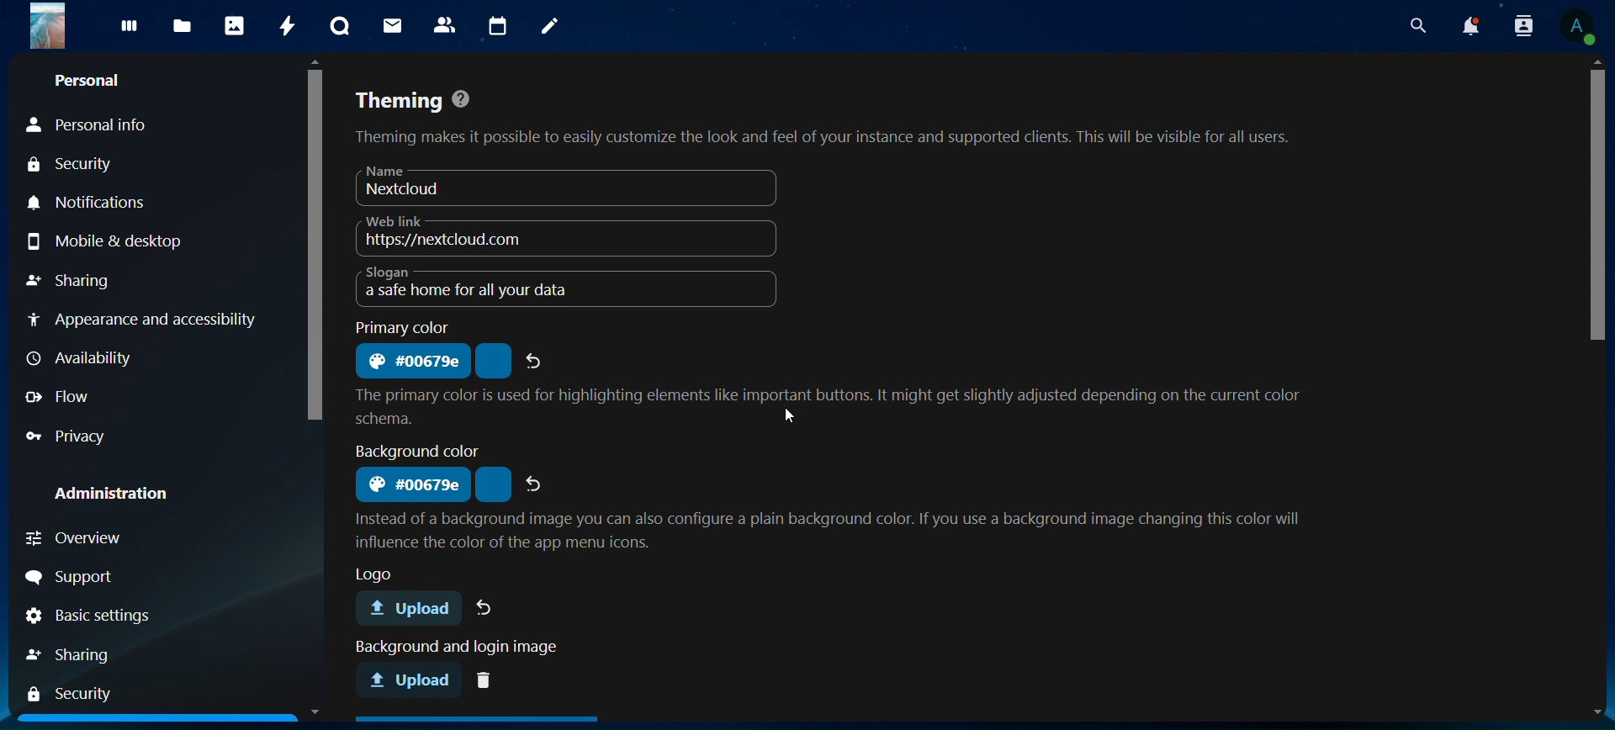 The width and height of the screenshot is (1615, 730). I want to click on privacy, so click(71, 434).